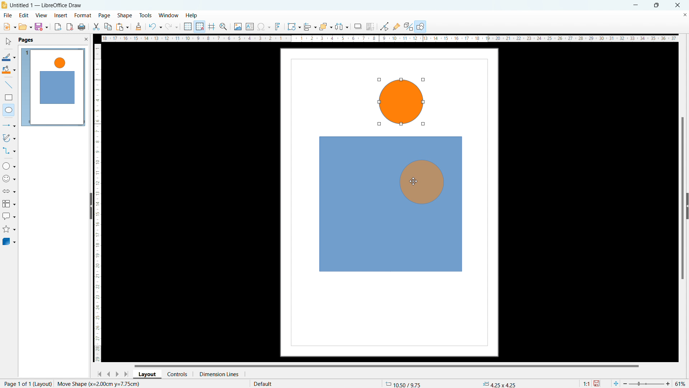  Describe the element at coordinates (656, 5) in the screenshot. I see `maximize` at that location.